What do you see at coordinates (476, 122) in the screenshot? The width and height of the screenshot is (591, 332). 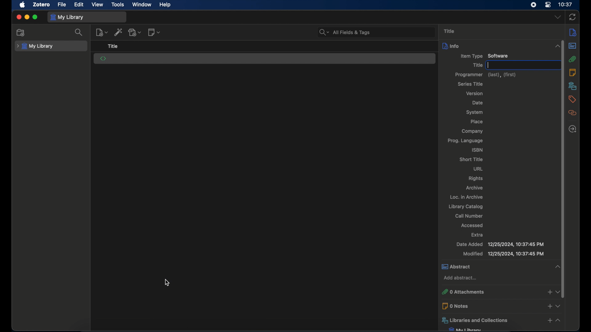 I see `lace` at bounding box center [476, 122].